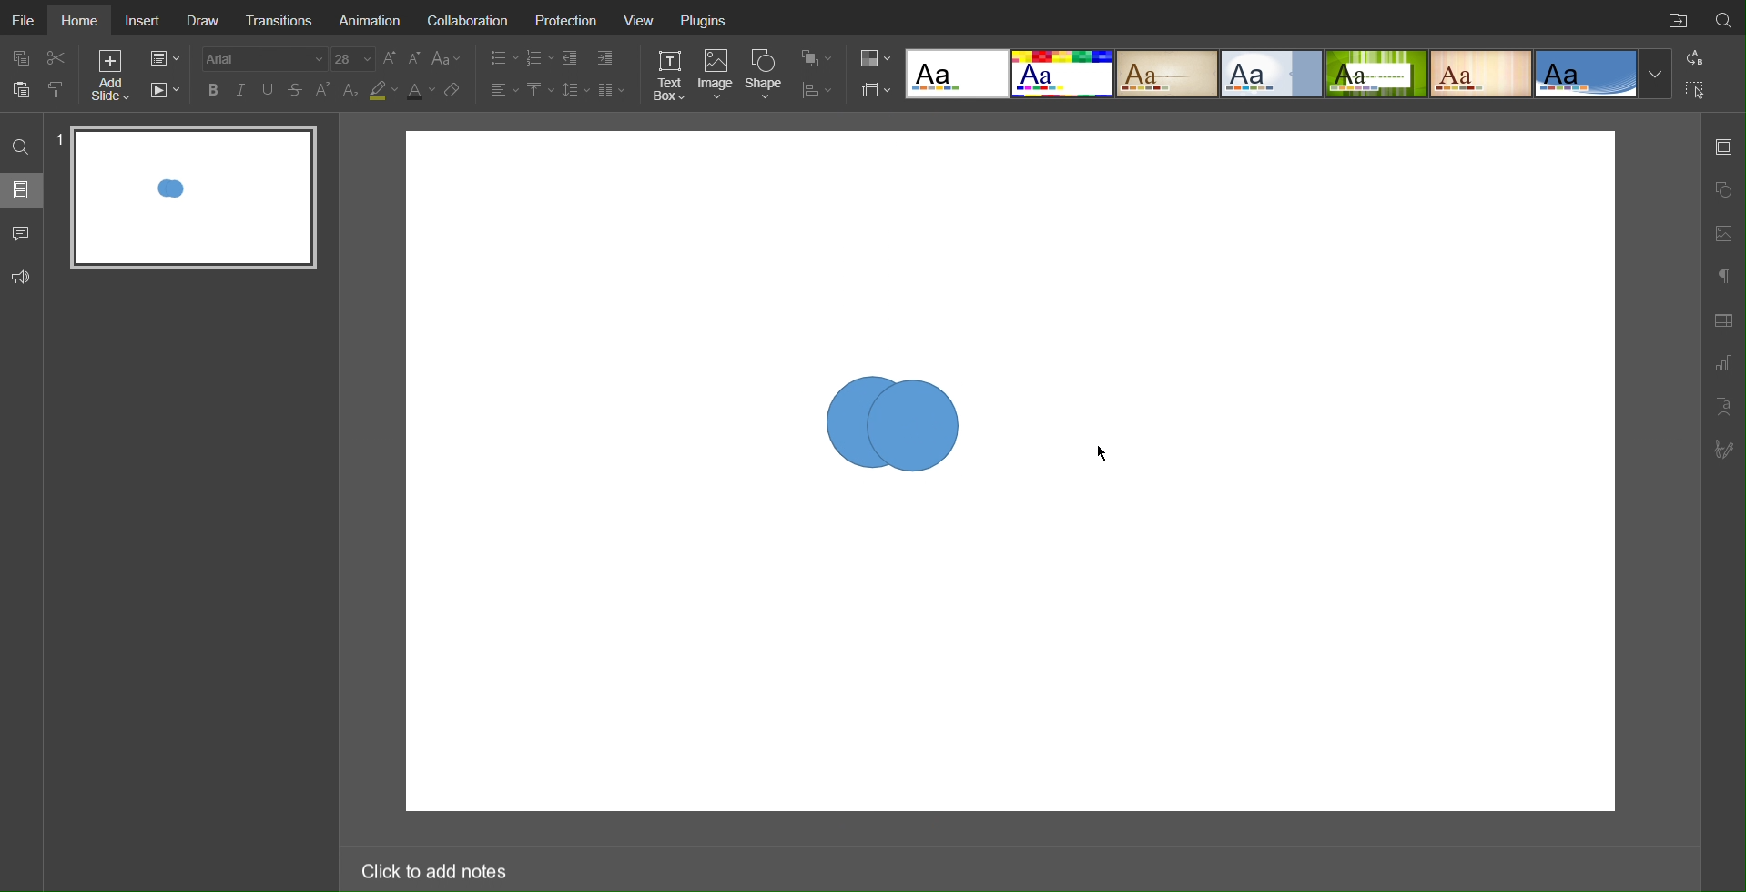  What do you see at coordinates (1722, 273) in the screenshot?
I see `Paragraph Settings` at bounding box center [1722, 273].